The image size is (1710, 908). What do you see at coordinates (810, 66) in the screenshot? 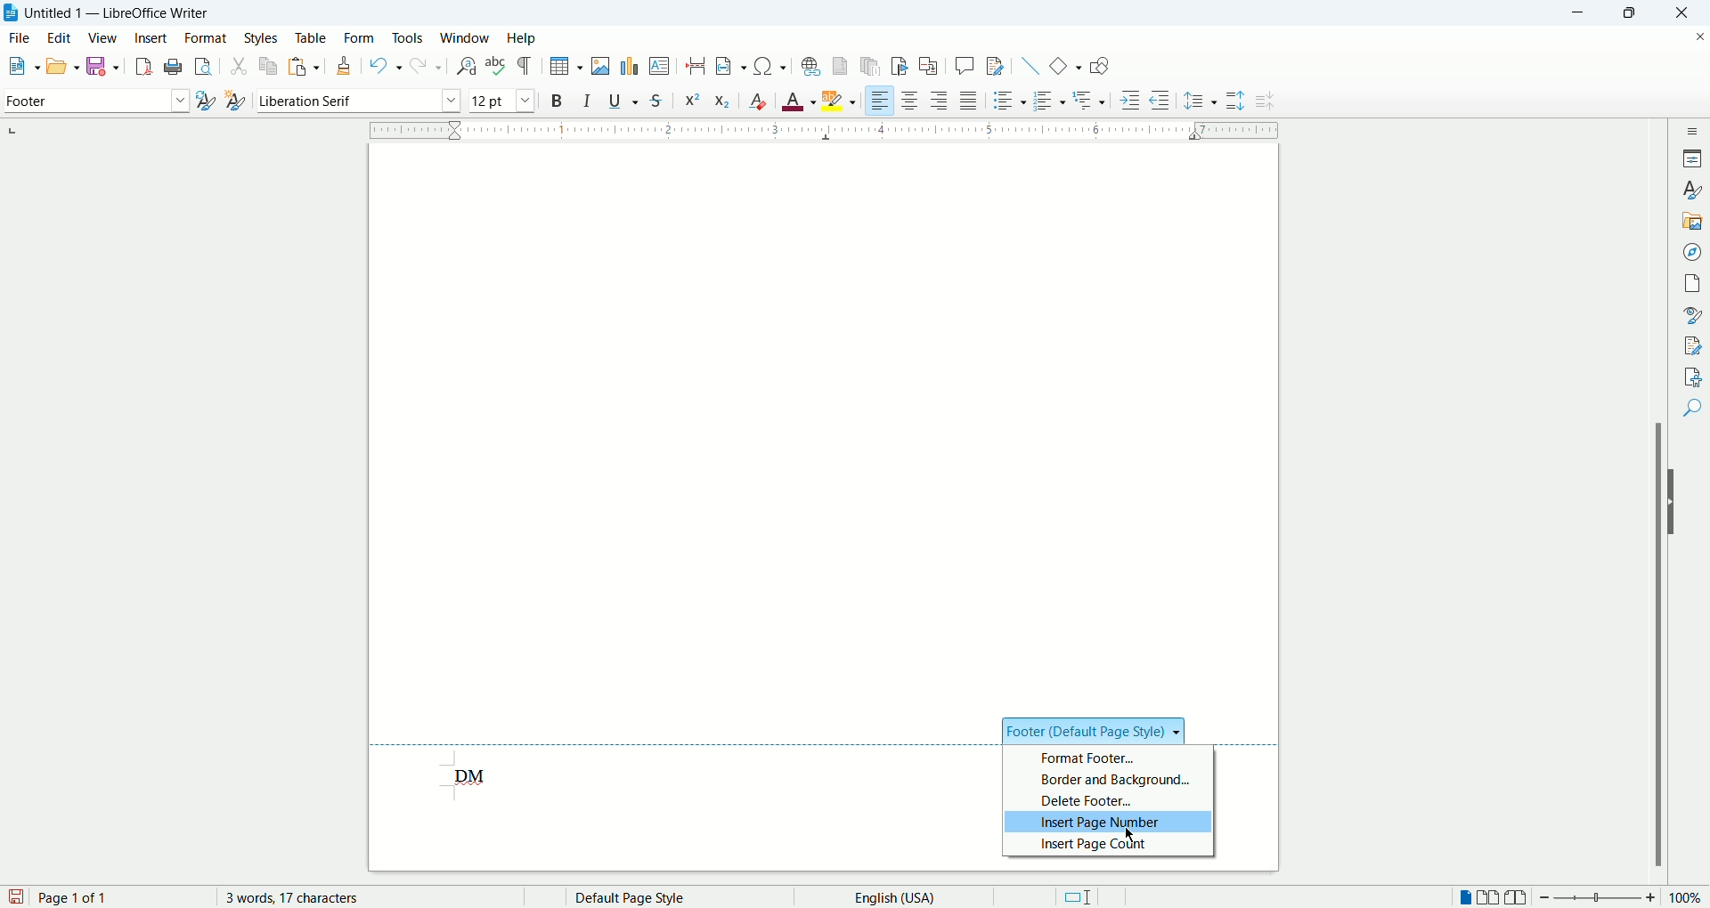
I see `hyperlink` at bounding box center [810, 66].